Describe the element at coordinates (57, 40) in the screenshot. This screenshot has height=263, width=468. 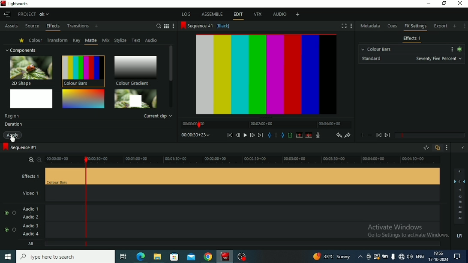
I see `Transform` at that location.